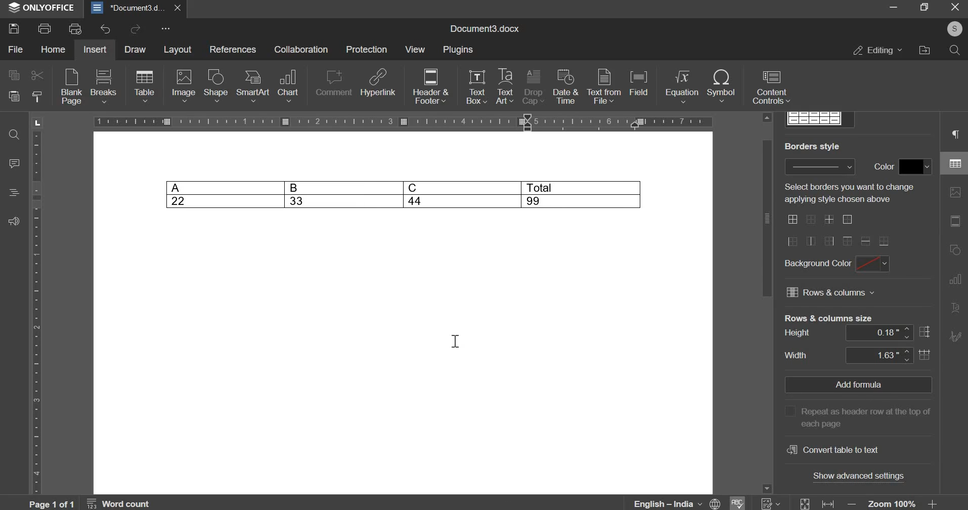 This screenshot has width=968, height=510. I want to click on language, so click(678, 502).